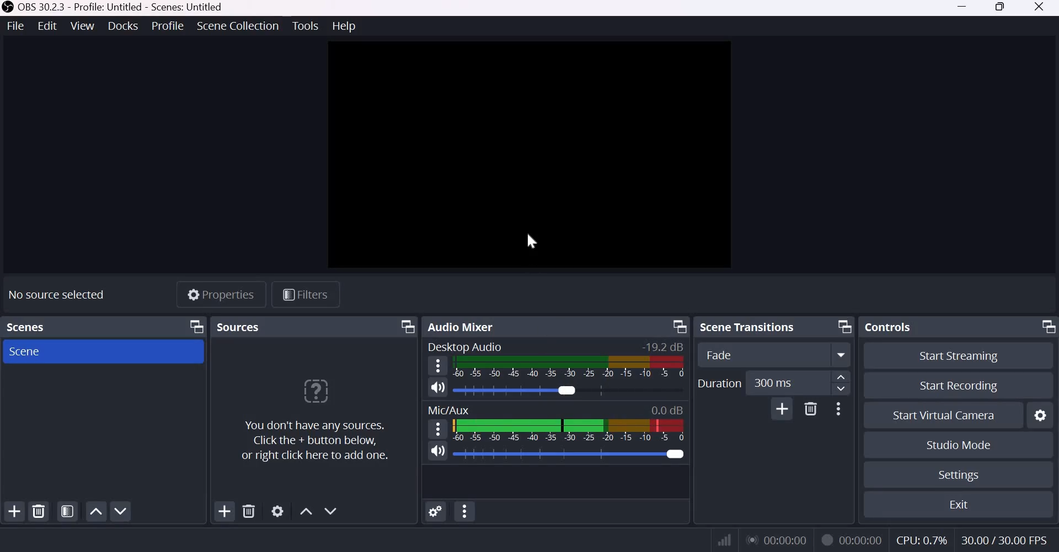 The width and height of the screenshot is (1059, 552). What do you see at coordinates (17, 26) in the screenshot?
I see `File` at bounding box center [17, 26].